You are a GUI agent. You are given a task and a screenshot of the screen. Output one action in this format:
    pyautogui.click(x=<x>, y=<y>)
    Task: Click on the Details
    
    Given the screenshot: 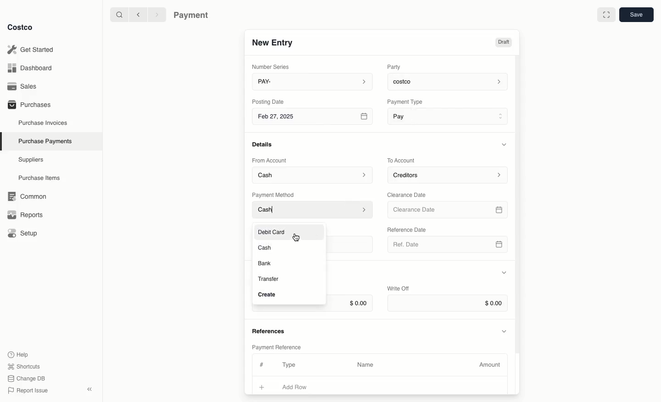 What is the action you would take?
    pyautogui.click(x=265, y=144)
    